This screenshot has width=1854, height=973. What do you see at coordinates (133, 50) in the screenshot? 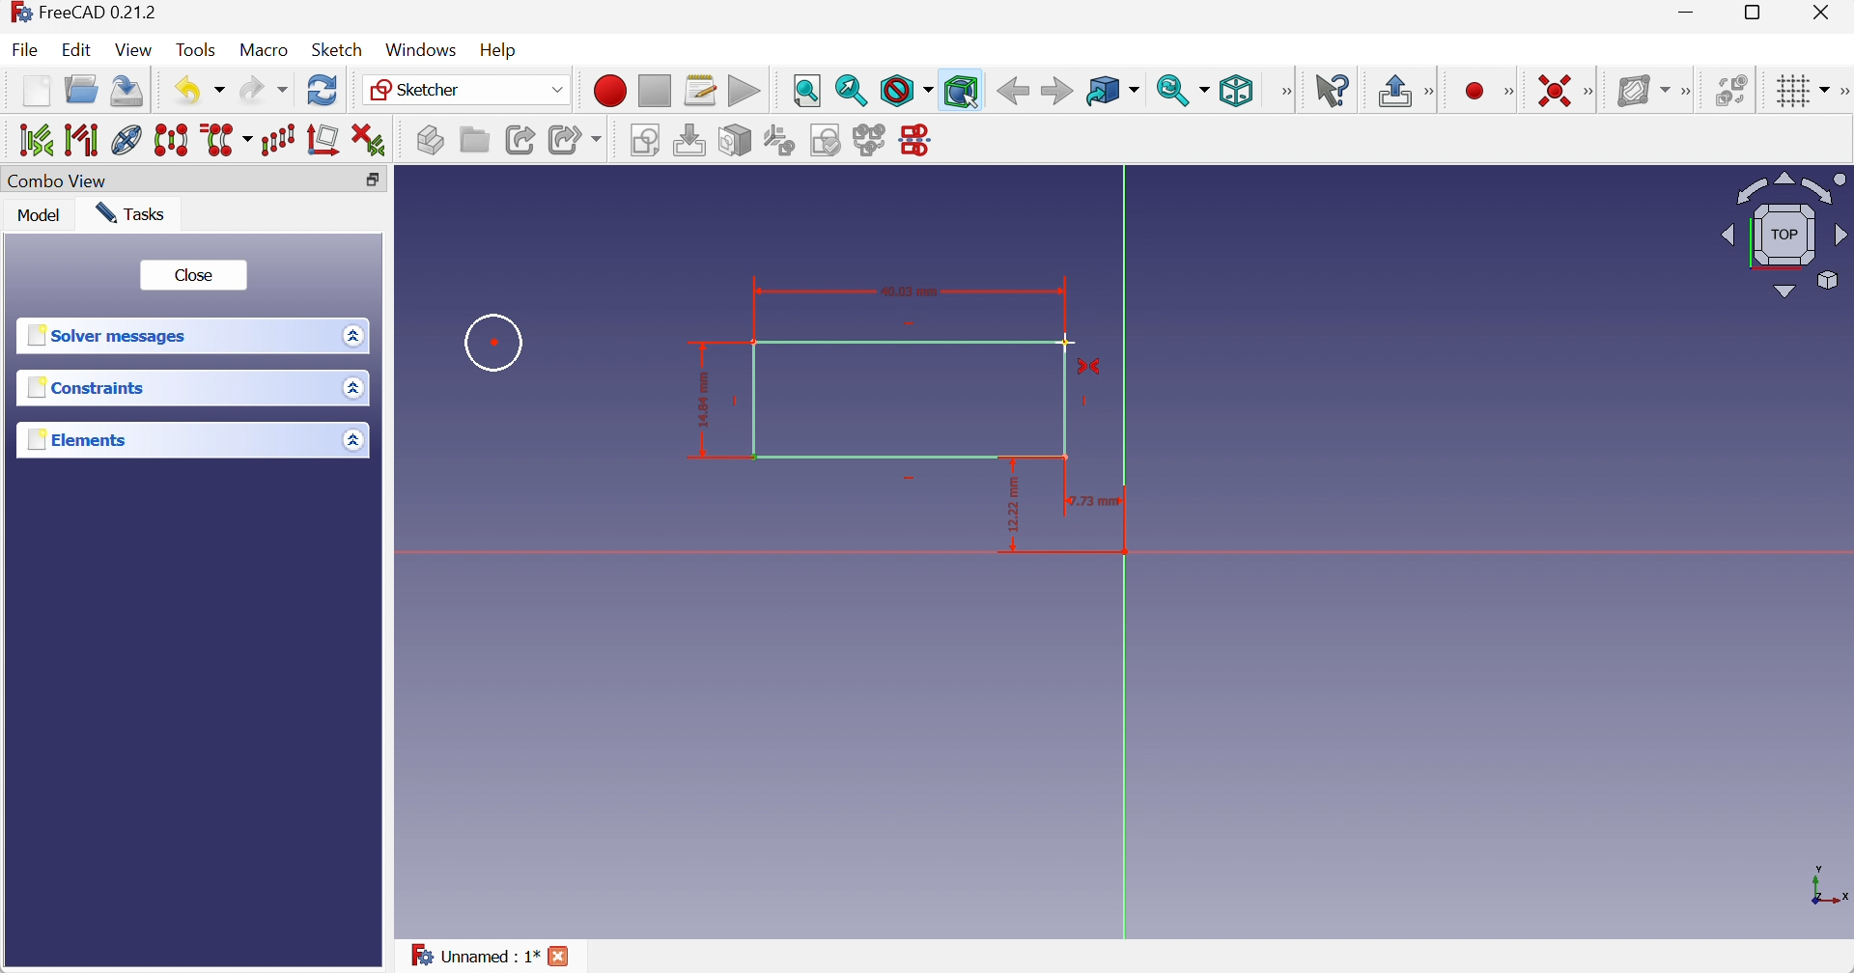
I see `View` at bounding box center [133, 50].